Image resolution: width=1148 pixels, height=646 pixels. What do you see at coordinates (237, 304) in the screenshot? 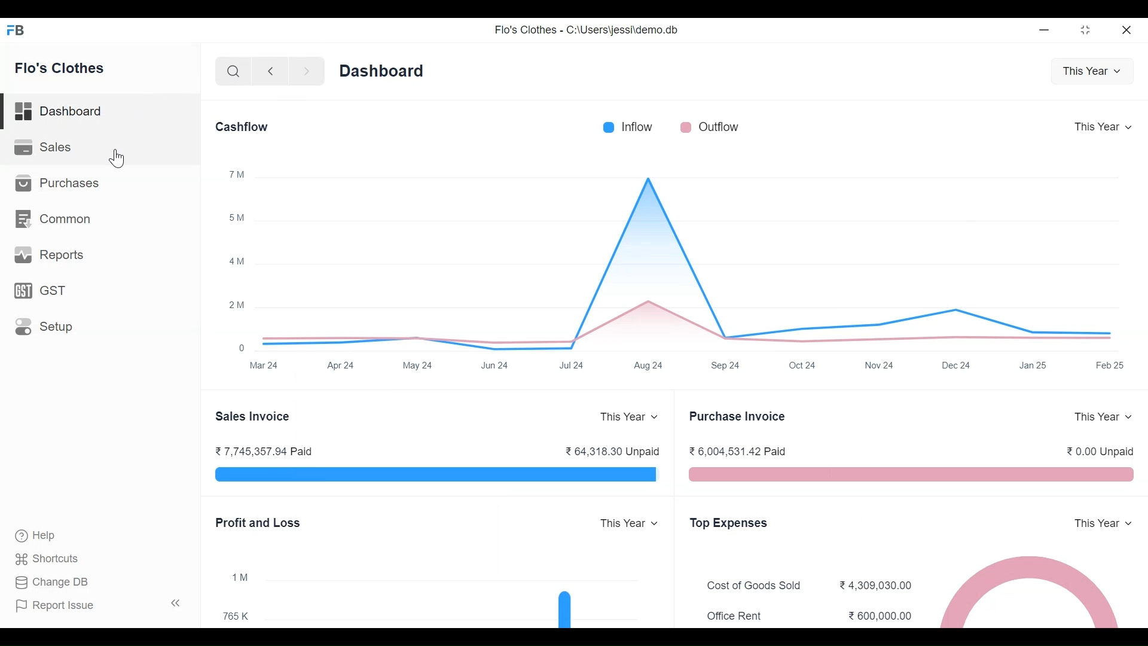
I see `2M` at bounding box center [237, 304].